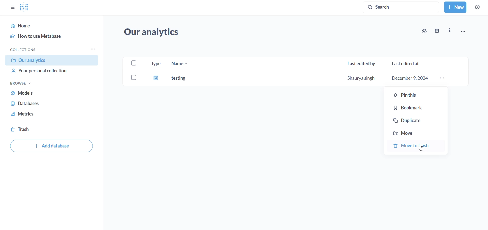 This screenshot has width=488, height=230. Describe the element at coordinates (23, 50) in the screenshot. I see `collections` at that location.